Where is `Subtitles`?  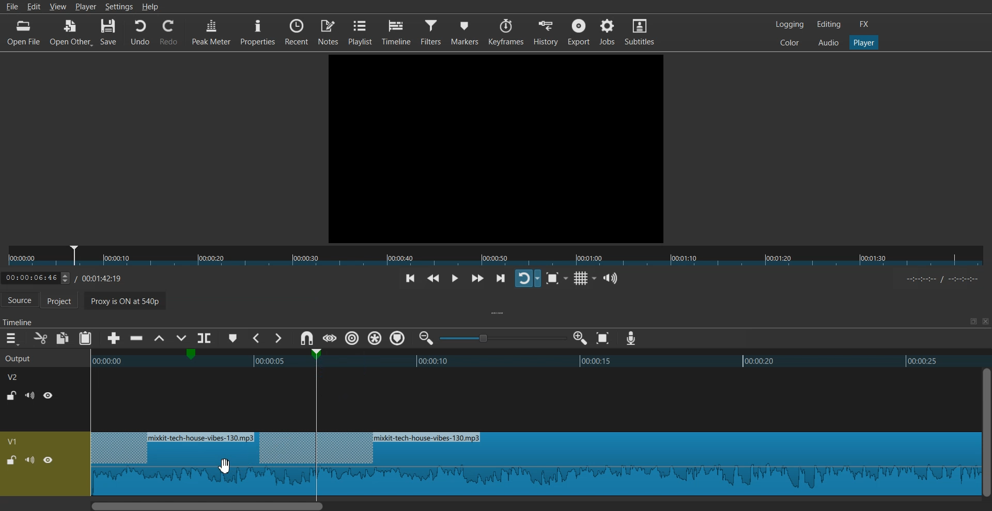
Subtitles is located at coordinates (640, 31).